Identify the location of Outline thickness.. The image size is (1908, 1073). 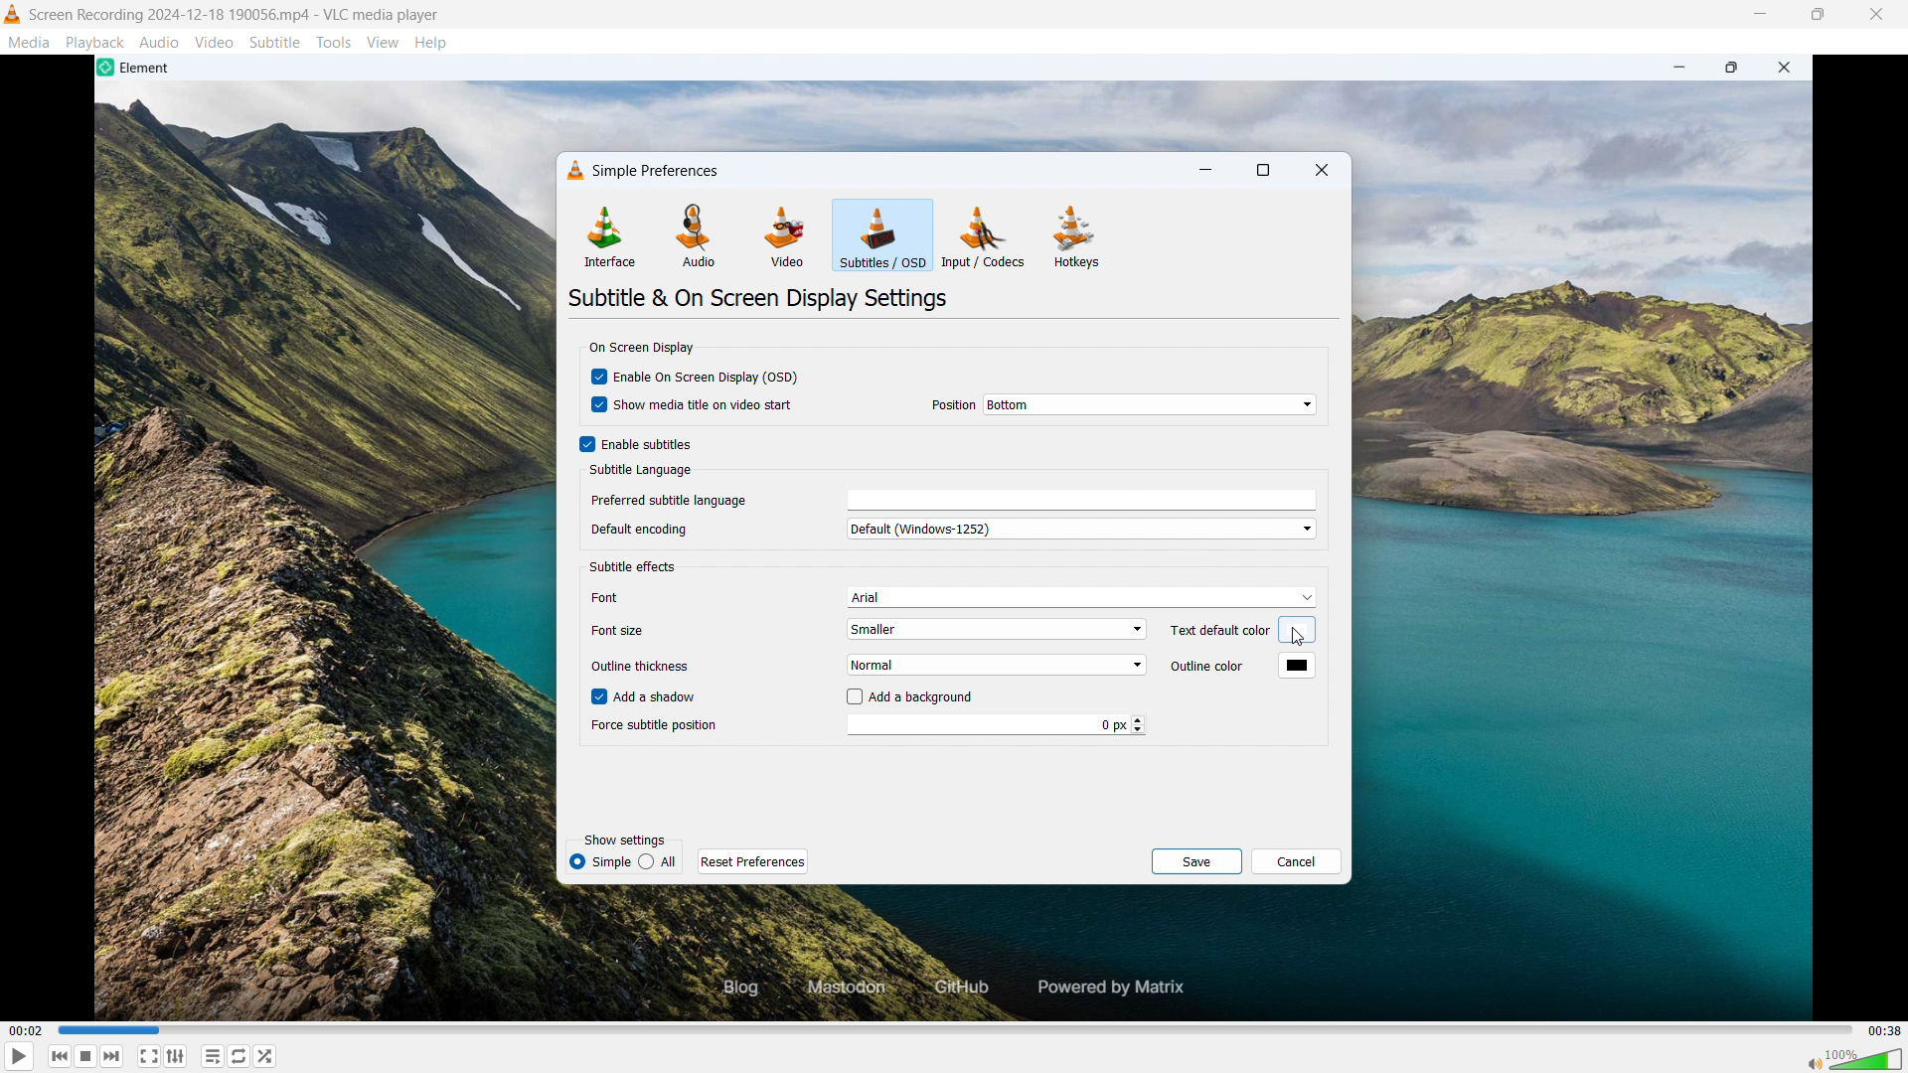
(641, 667).